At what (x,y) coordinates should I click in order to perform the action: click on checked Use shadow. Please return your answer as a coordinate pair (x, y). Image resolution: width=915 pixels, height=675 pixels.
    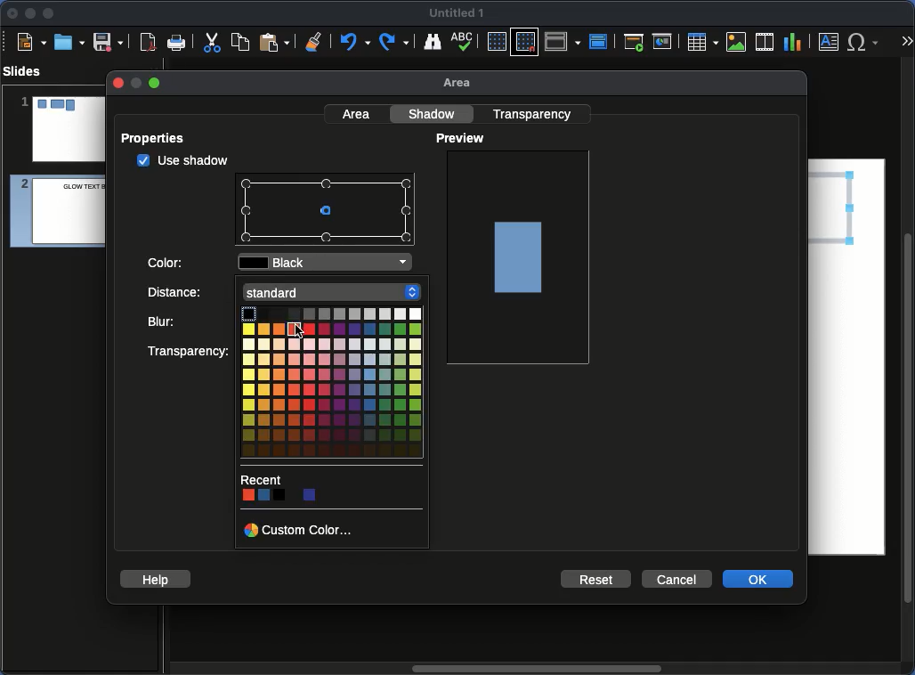
    Looking at the image, I should click on (183, 160).